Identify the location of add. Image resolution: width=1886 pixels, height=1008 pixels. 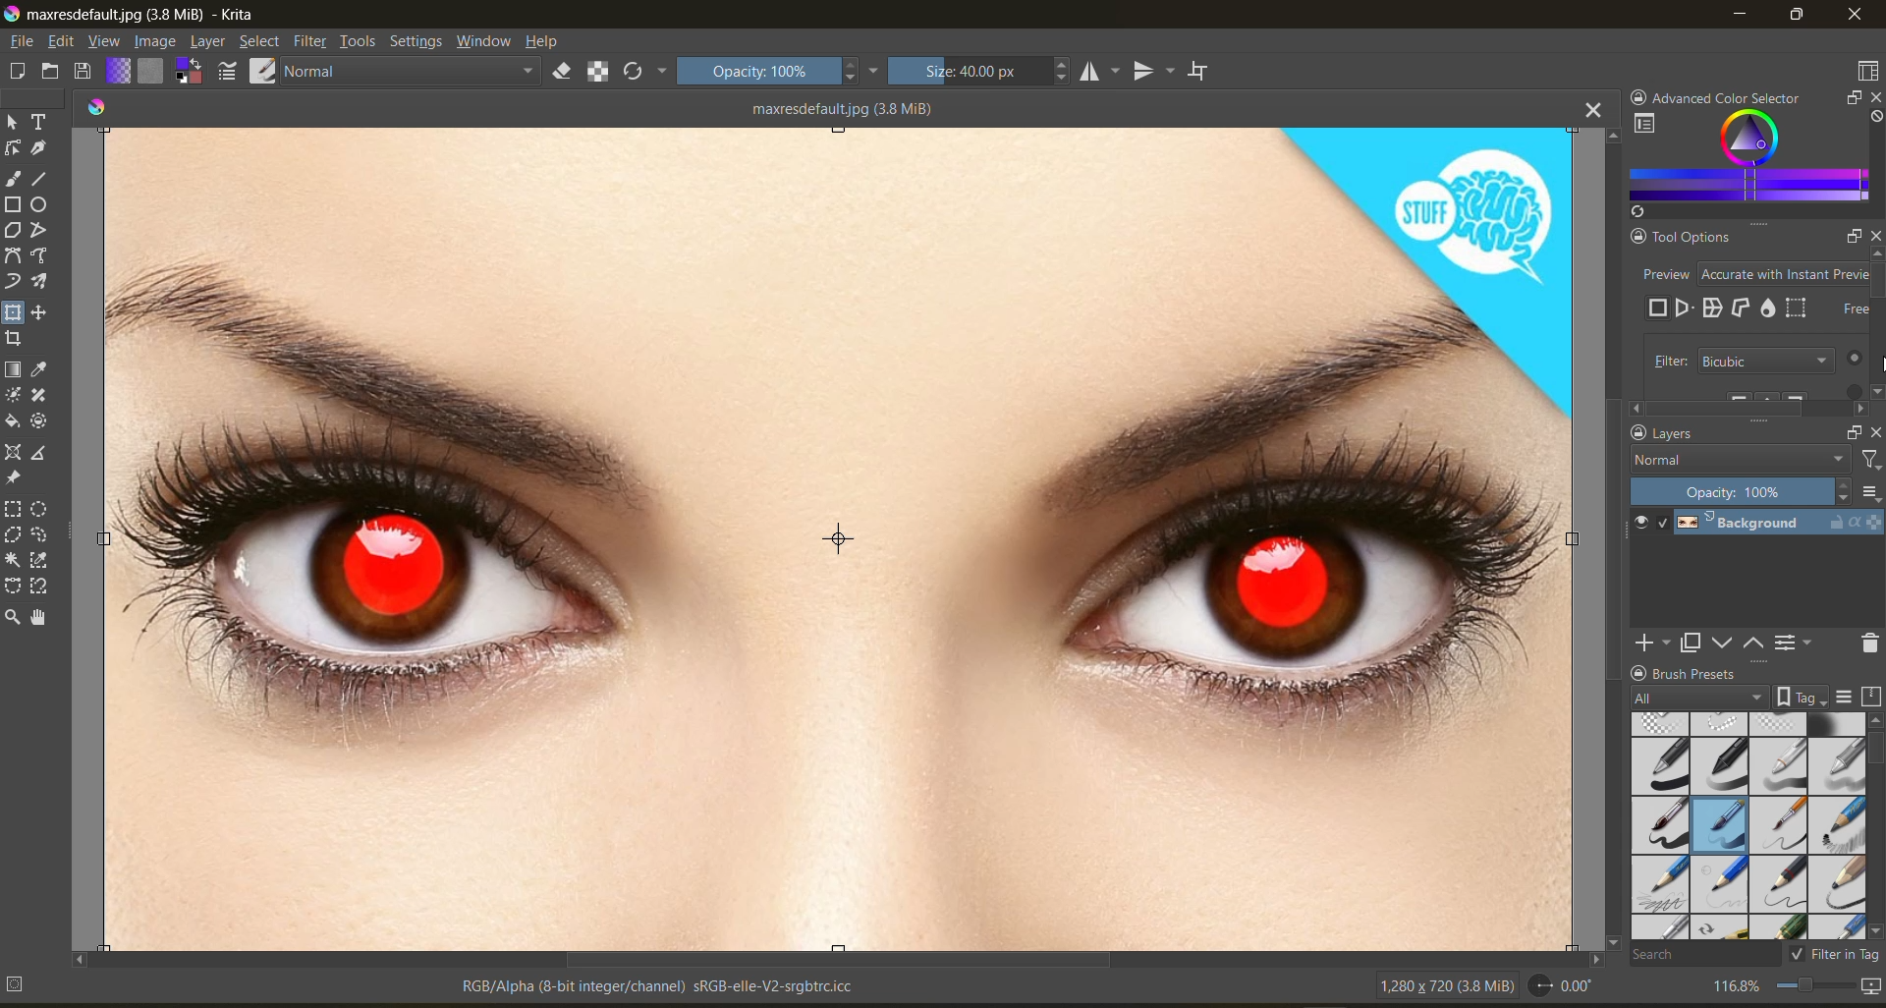
(1649, 643).